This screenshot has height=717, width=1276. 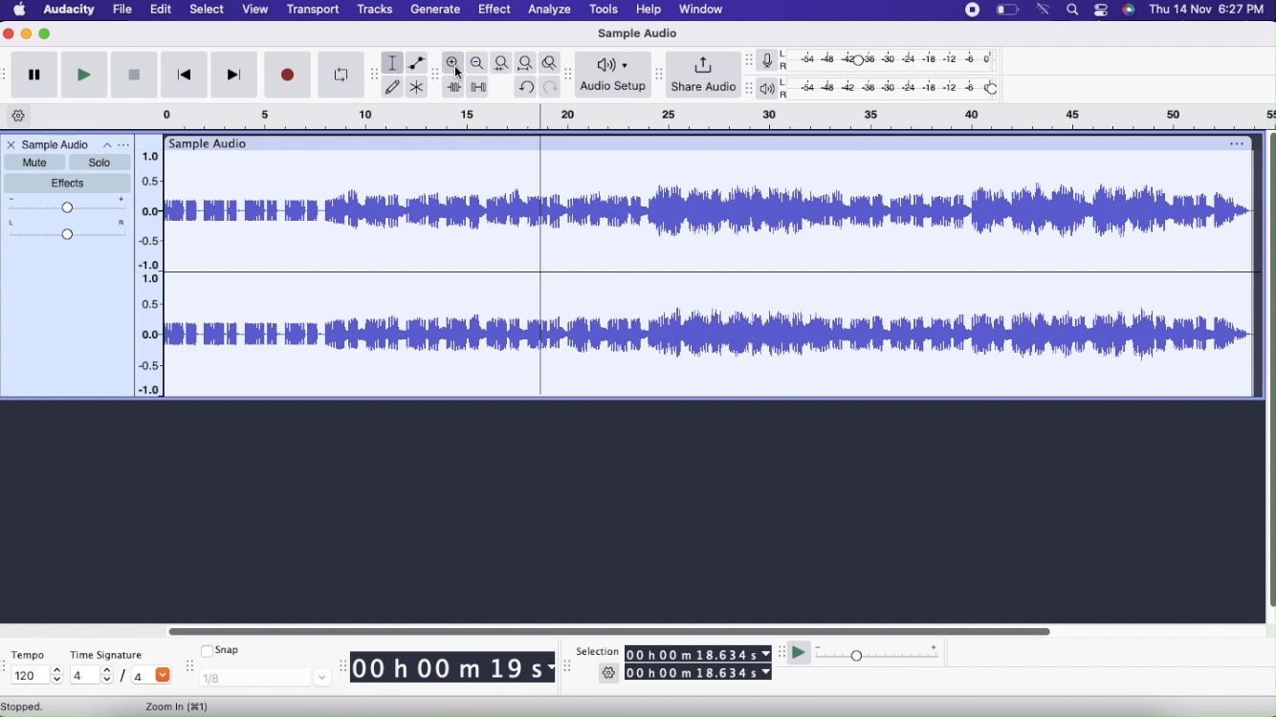 What do you see at coordinates (453, 86) in the screenshot?
I see `Trim audio outside selection` at bounding box center [453, 86].